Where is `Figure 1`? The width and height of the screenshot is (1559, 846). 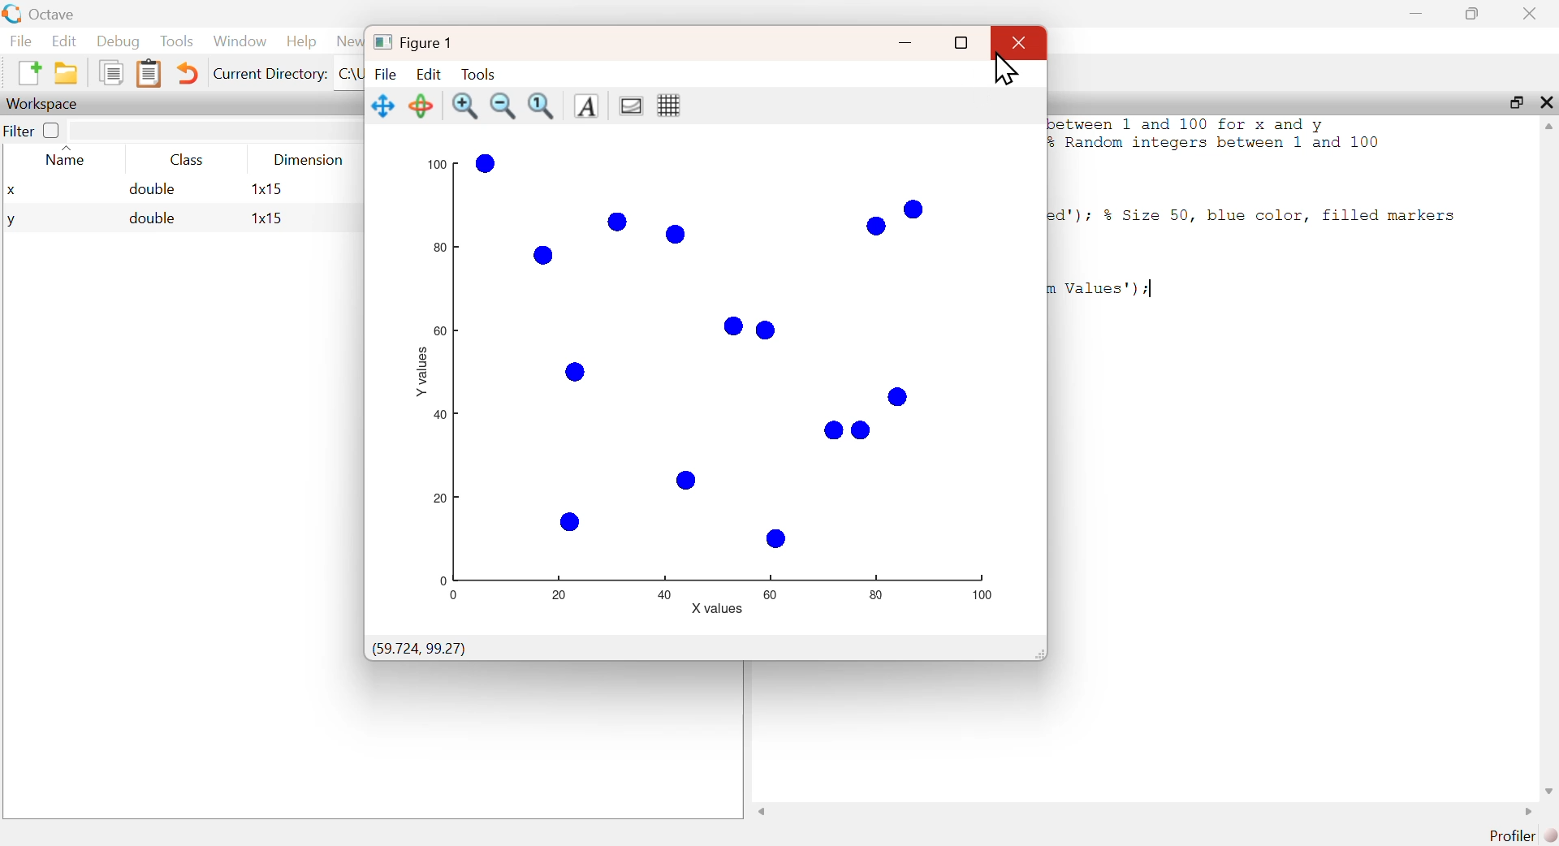 Figure 1 is located at coordinates (414, 42).